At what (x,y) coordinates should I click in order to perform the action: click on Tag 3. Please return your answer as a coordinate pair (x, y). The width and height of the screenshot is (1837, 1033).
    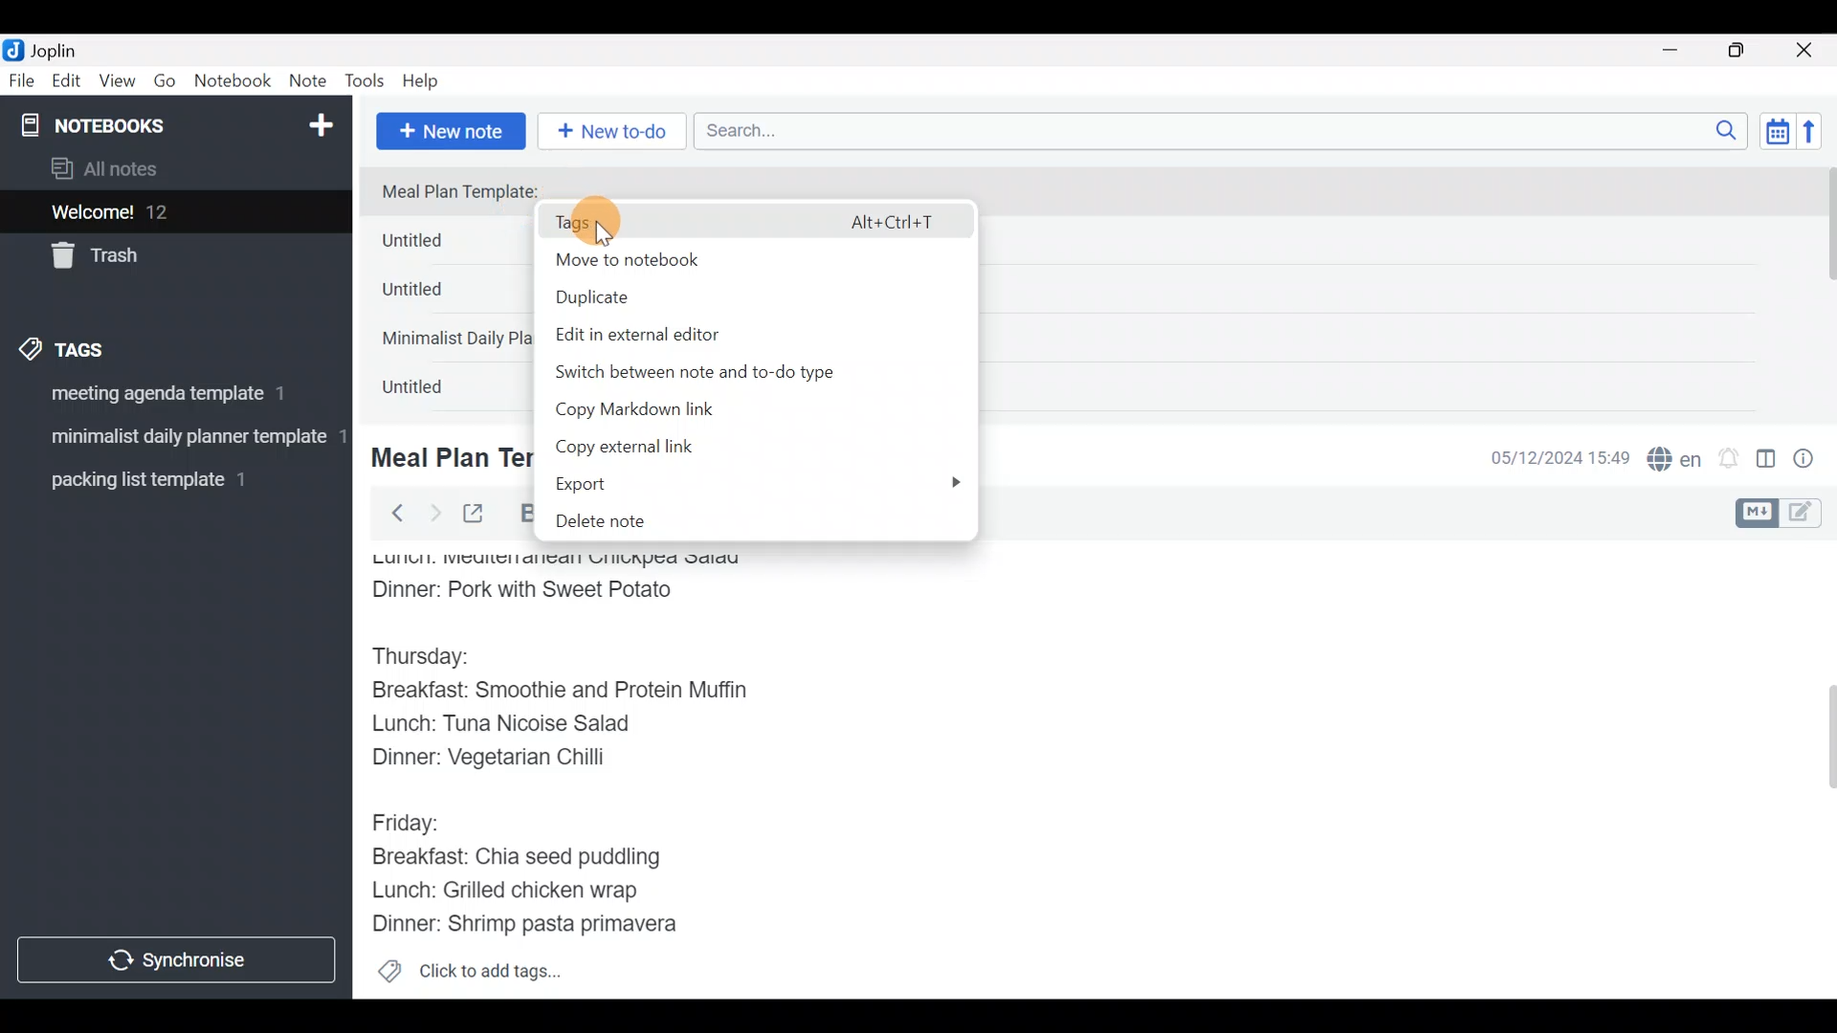
    Looking at the image, I should click on (169, 479).